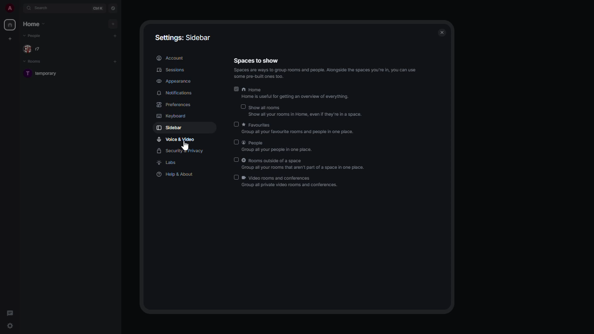 The height and width of the screenshot is (334, 594). Describe the element at coordinates (236, 142) in the screenshot. I see `disabled` at that location.